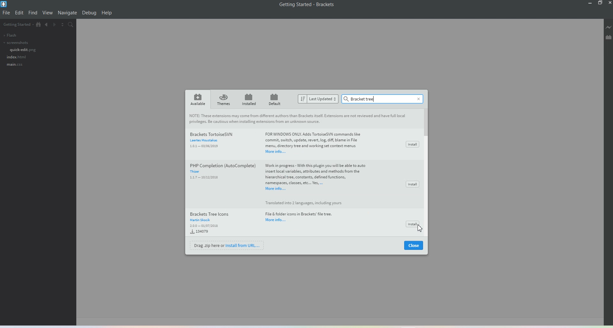  Describe the element at coordinates (48, 13) in the screenshot. I see `View` at that location.